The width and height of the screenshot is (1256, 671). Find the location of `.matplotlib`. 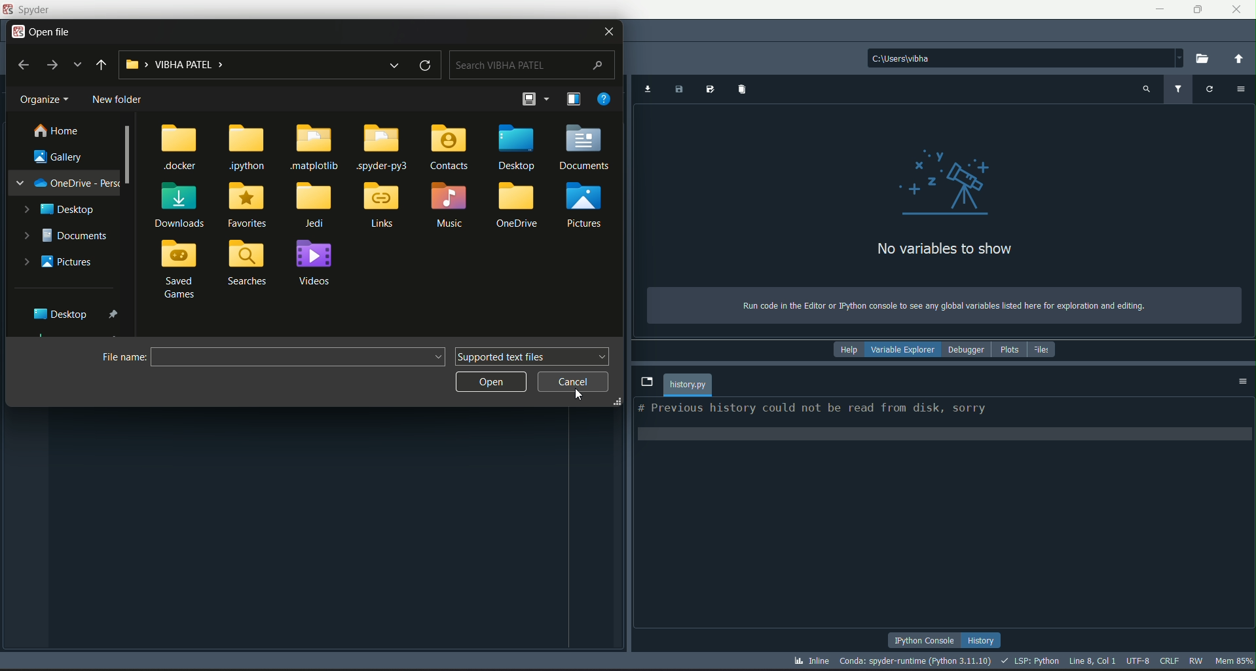

.matplotlib is located at coordinates (318, 147).